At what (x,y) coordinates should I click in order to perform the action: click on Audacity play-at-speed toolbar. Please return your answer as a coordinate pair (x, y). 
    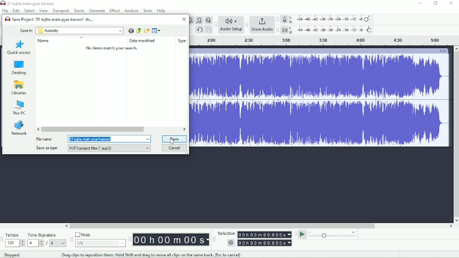
    Looking at the image, I should click on (295, 234).